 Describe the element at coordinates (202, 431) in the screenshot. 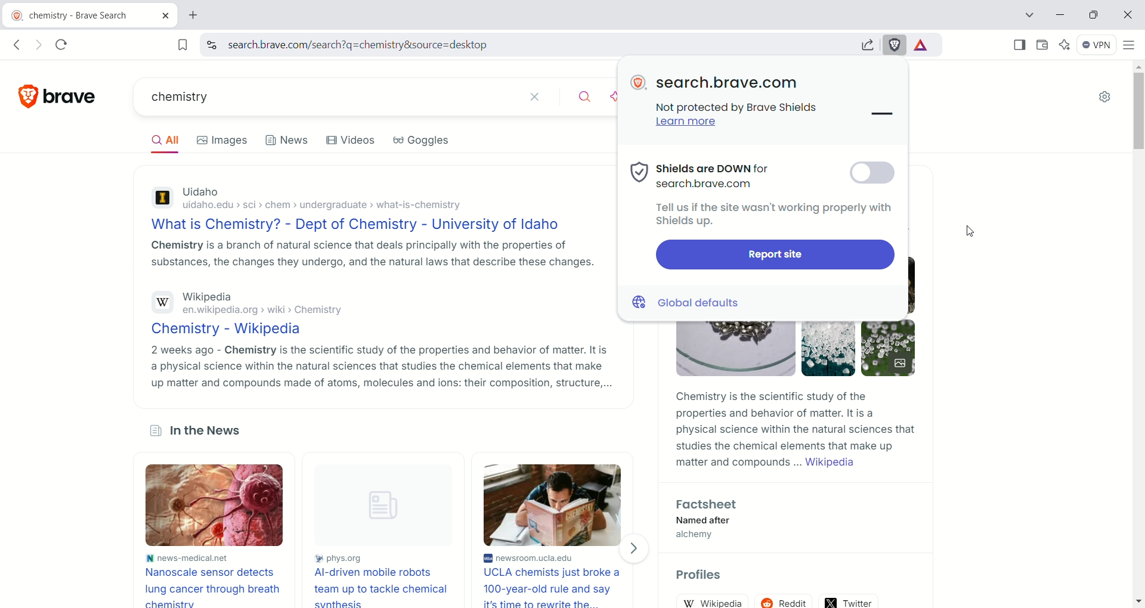

I see `In the news` at that location.